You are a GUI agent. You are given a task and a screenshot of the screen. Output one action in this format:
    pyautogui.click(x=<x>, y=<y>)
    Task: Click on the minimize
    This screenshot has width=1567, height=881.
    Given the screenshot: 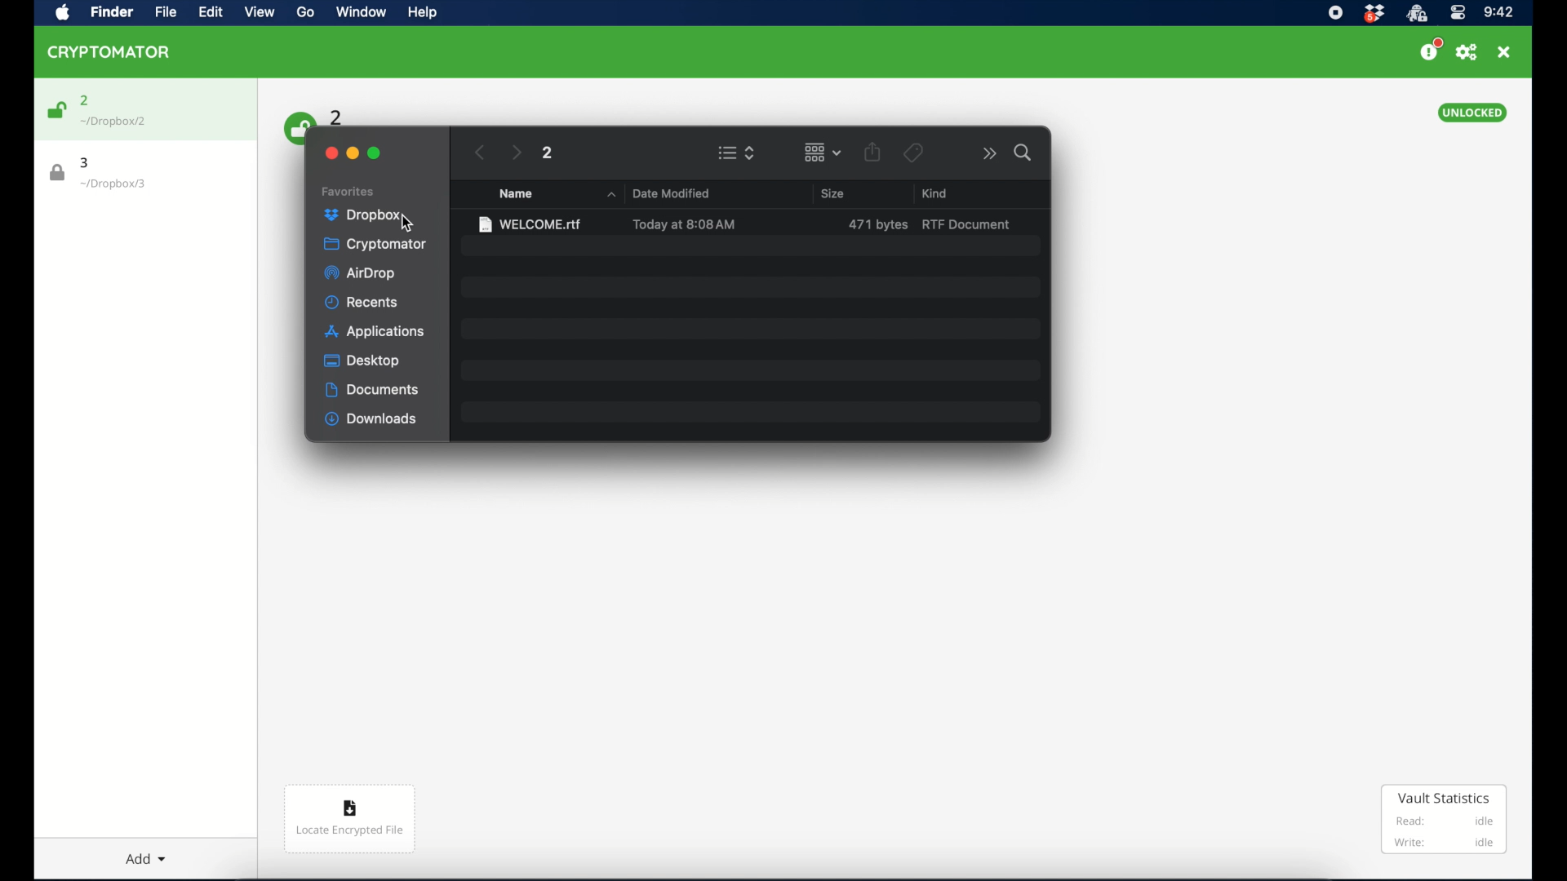 What is the action you would take?
    pyautogui.click(x=353, y=153)
    